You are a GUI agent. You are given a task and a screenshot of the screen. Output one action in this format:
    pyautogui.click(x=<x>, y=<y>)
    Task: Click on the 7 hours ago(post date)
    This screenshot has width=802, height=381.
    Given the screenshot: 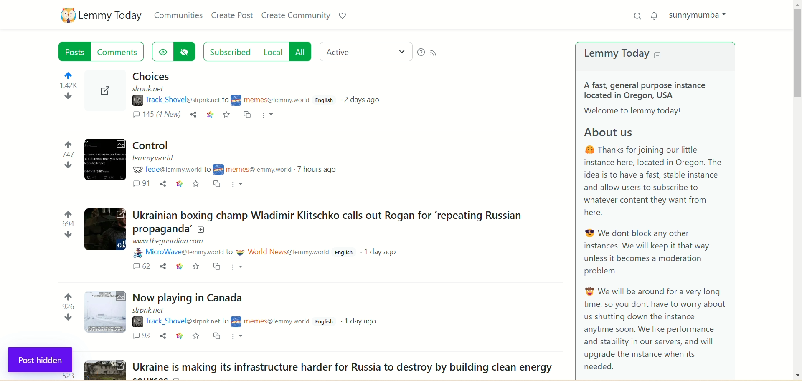 What is the action you would take?
    pyautogui.click(x=321, y=169)
    